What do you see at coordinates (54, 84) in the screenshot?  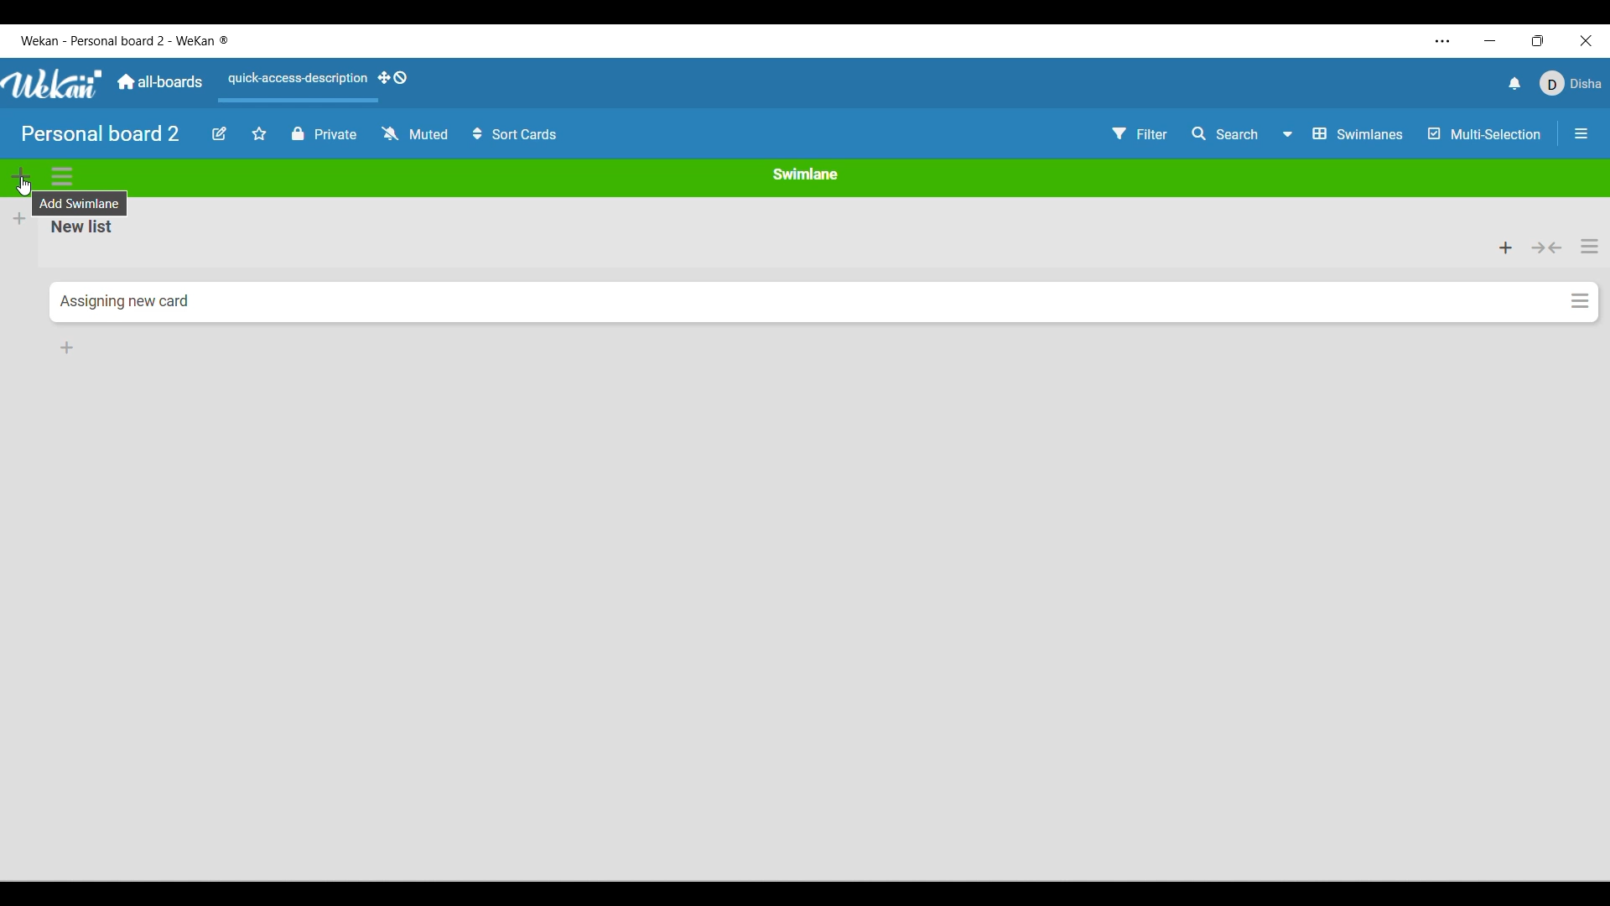 I see `Software logo` at bounding box center [54, 84].